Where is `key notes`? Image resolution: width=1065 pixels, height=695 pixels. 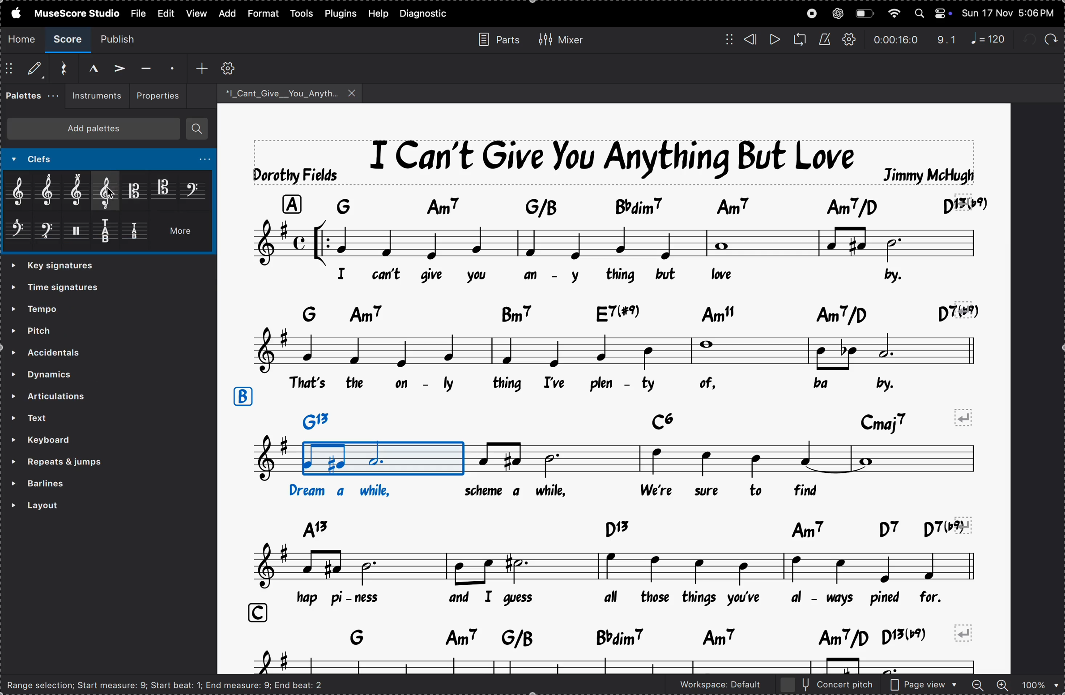
key notes is located at coordinates (617, 636).